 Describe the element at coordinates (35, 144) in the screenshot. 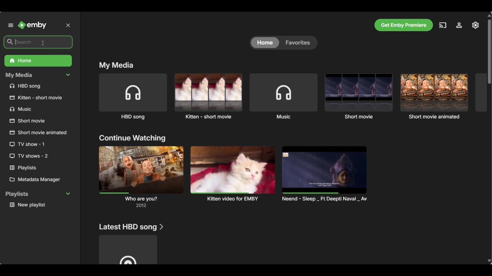

I see `` at that location.